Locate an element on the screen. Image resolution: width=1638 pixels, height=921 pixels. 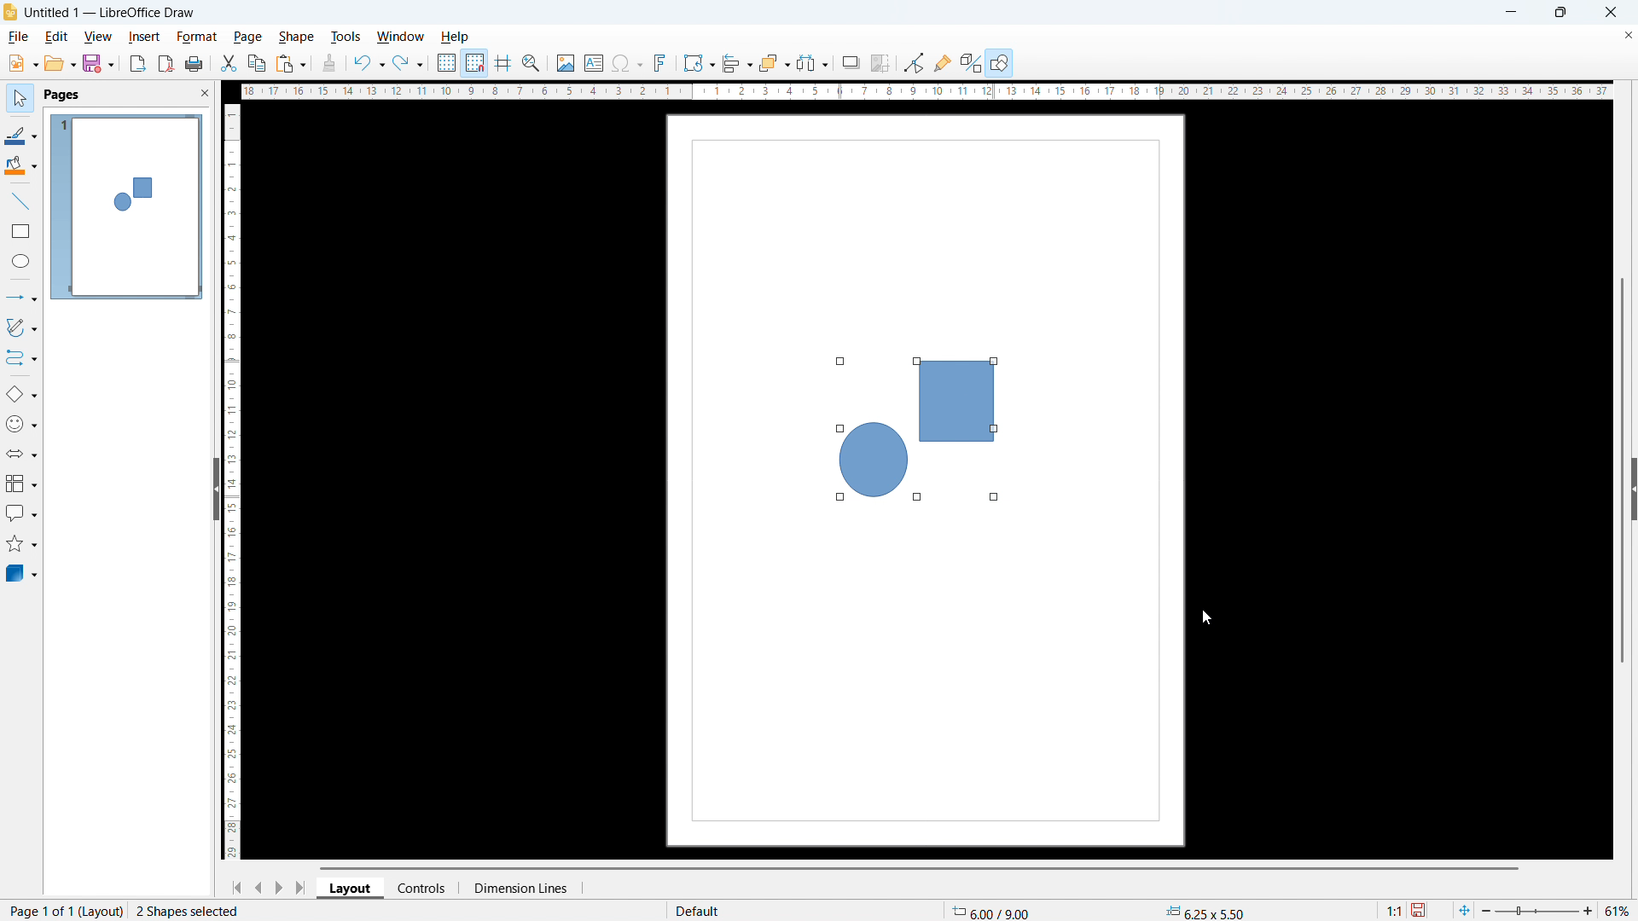
callout shapes is located at coordinates (20, 513).